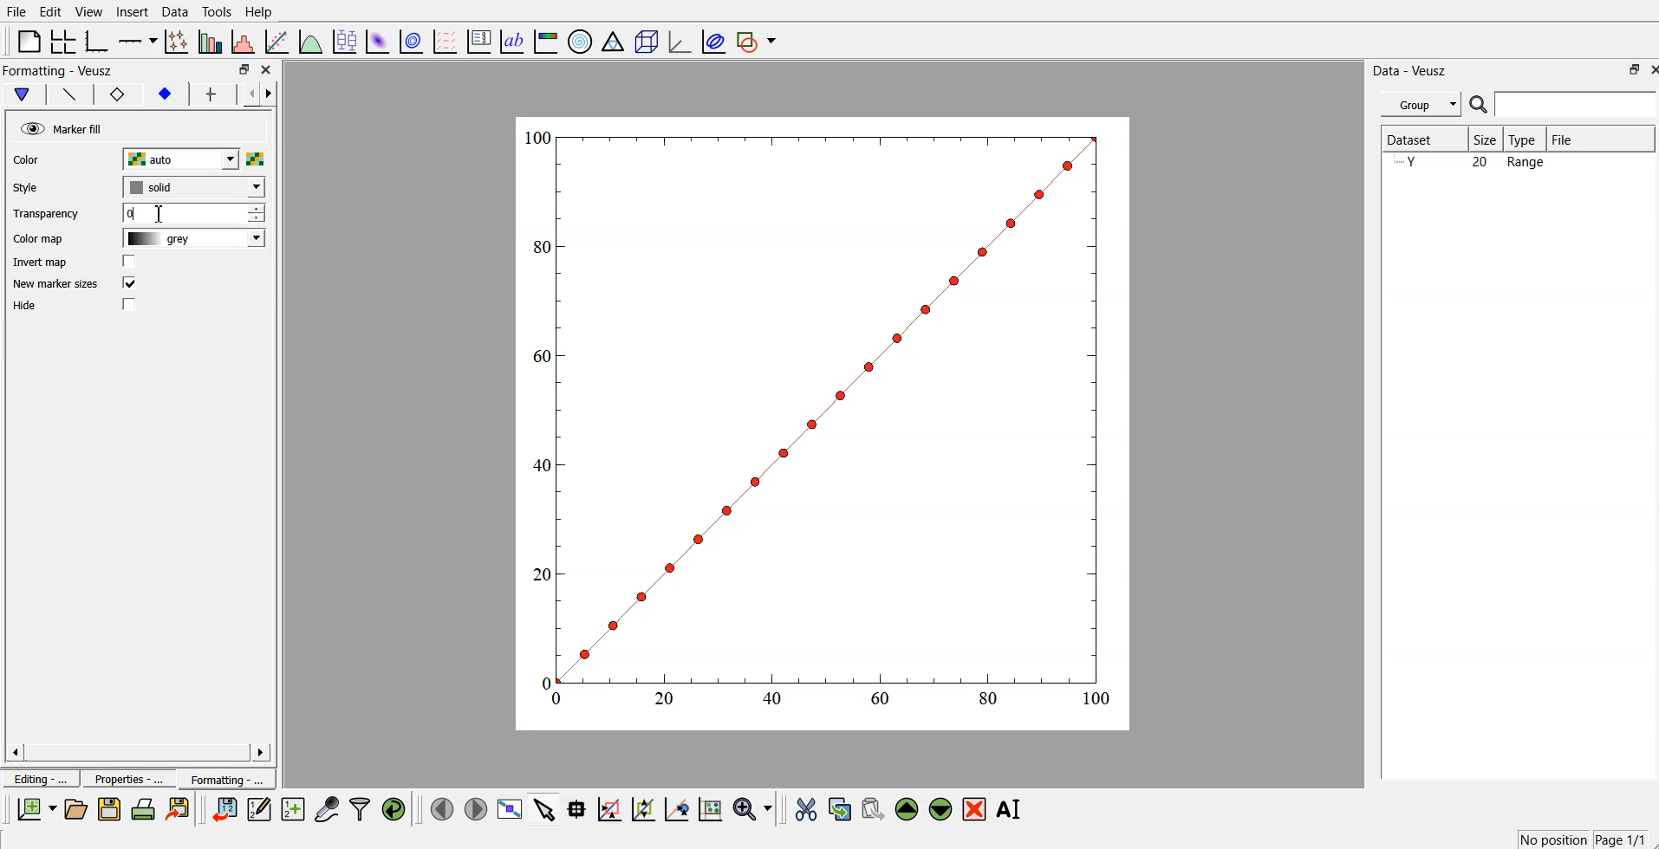  What do you see at coordinates (138, 752) in the screenshot?
I see `scroll bar` at bounding box center [138, 752].